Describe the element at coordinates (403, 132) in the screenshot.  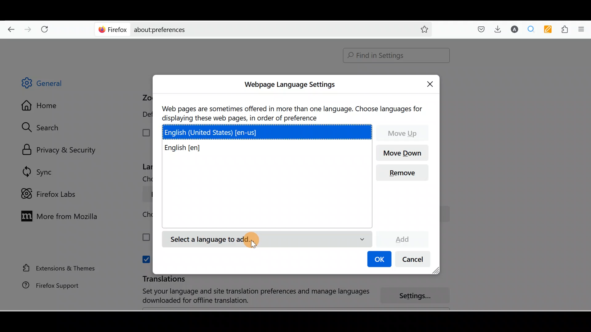
I see `Move up` at that location.